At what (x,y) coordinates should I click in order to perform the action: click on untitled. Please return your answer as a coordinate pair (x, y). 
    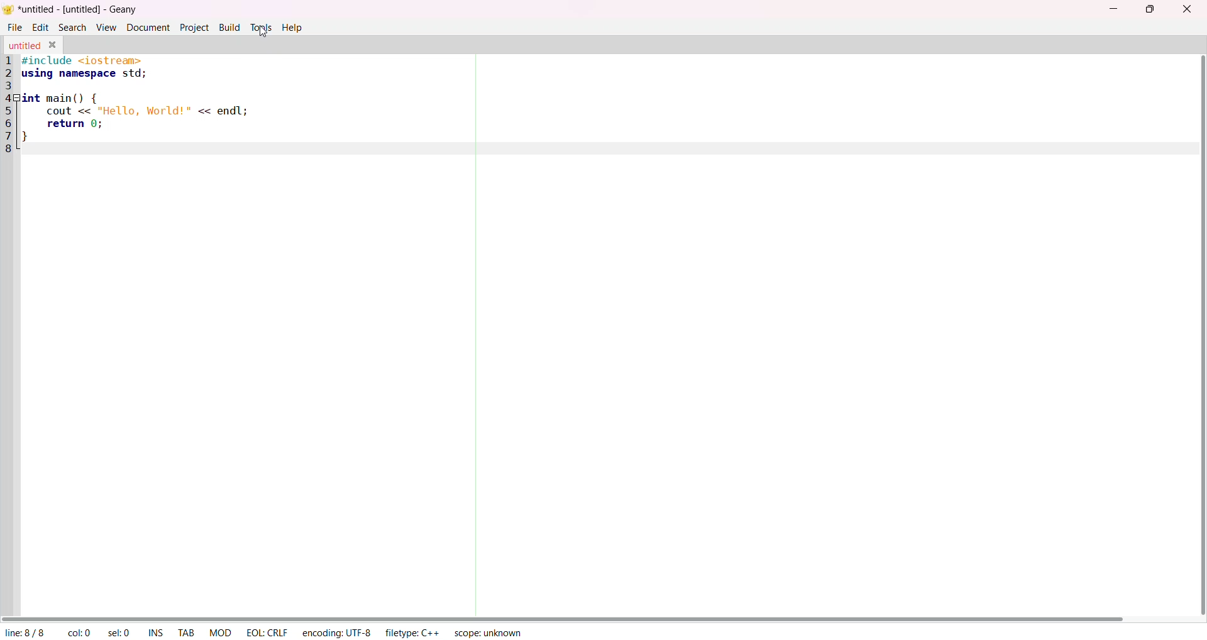
    Looking at the image, I should click on (25, 44).